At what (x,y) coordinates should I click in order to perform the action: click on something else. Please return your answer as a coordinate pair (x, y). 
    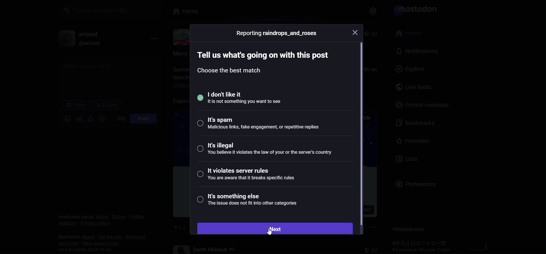
    Looking at the image, I should click on (248, 200).